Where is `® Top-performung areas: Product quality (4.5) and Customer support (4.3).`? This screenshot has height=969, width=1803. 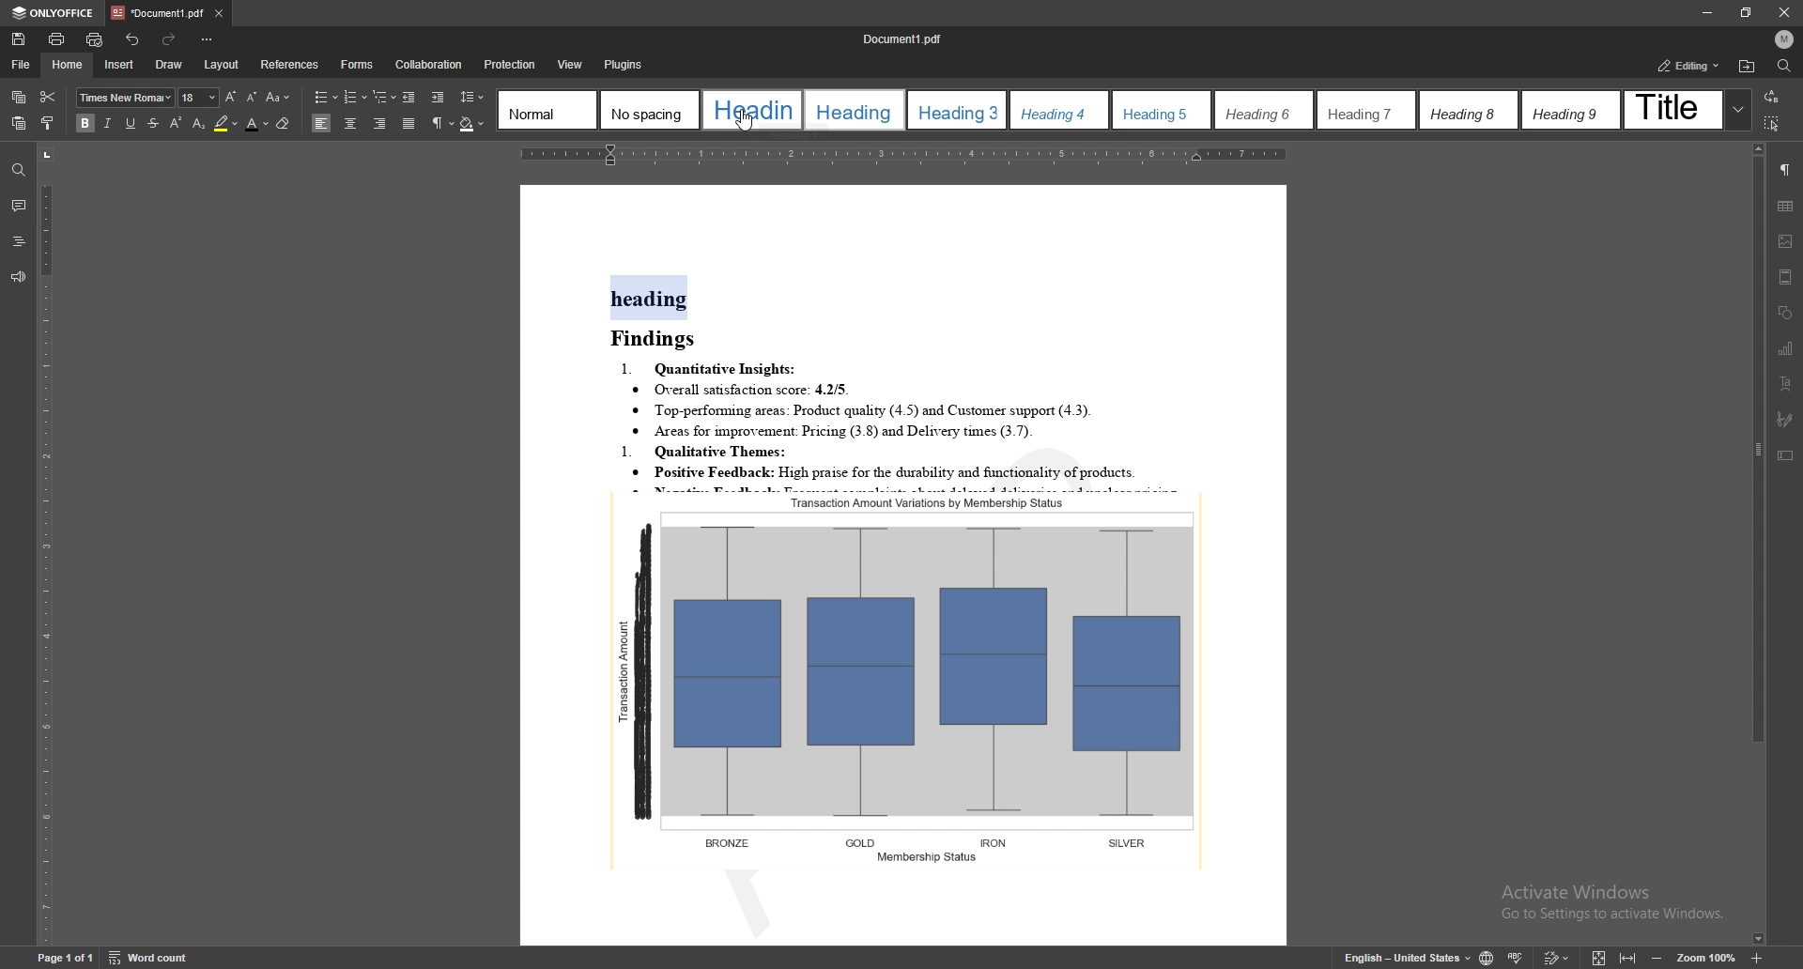 ® Top-performung areas: Product quality (4.5) and Customer support (4.3). is located at coordinates (870, 411).